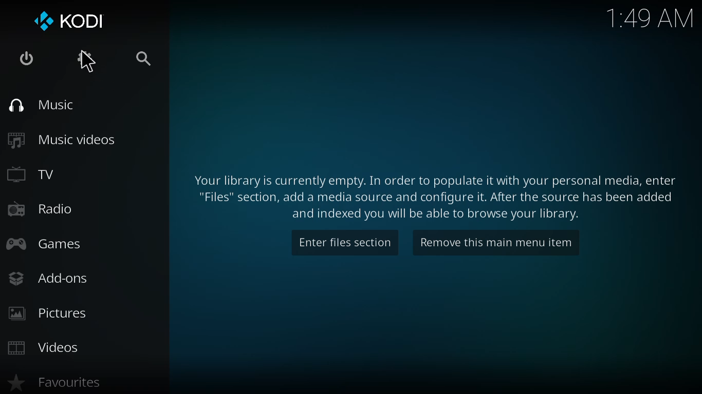  Describe the element at coordinates (26, 58) in the screenshot. I see `power` at that location.